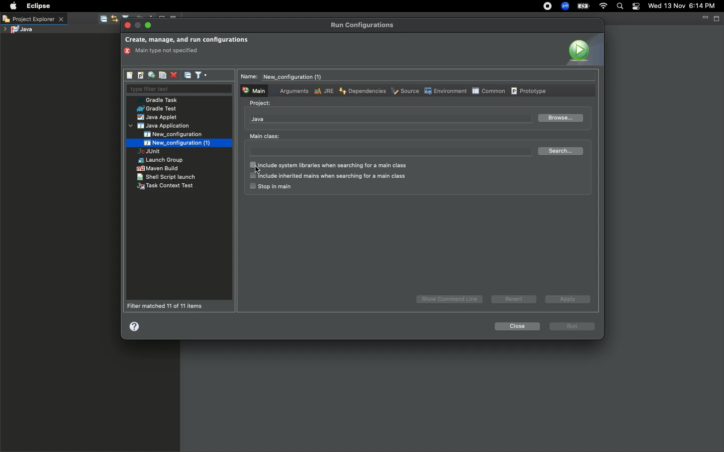 This screenshot has width=724, height=452. I want to click on New launch configuration prototype, so click(140, 75).